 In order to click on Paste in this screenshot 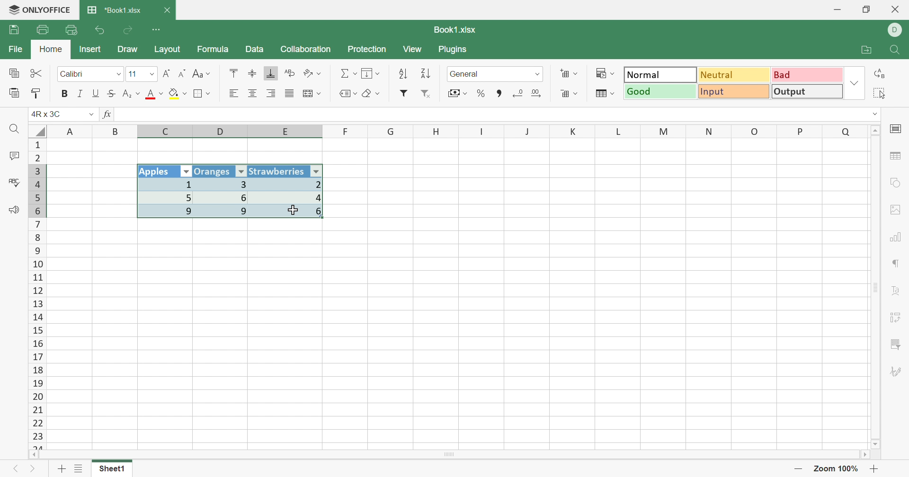, I will do `click(15, 93)`.